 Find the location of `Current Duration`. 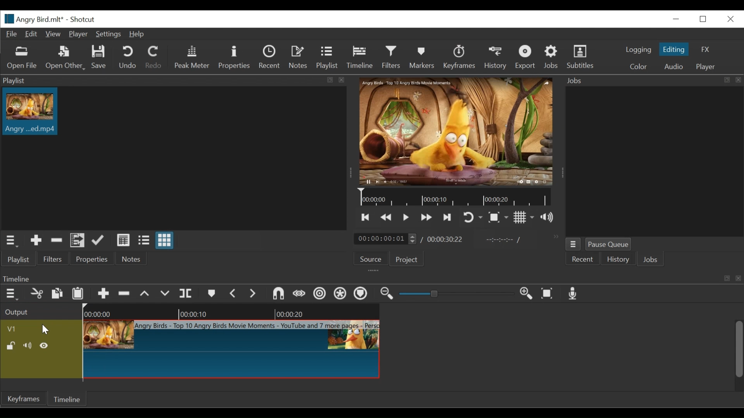

Current Duration is located at coordinates (386, 239).